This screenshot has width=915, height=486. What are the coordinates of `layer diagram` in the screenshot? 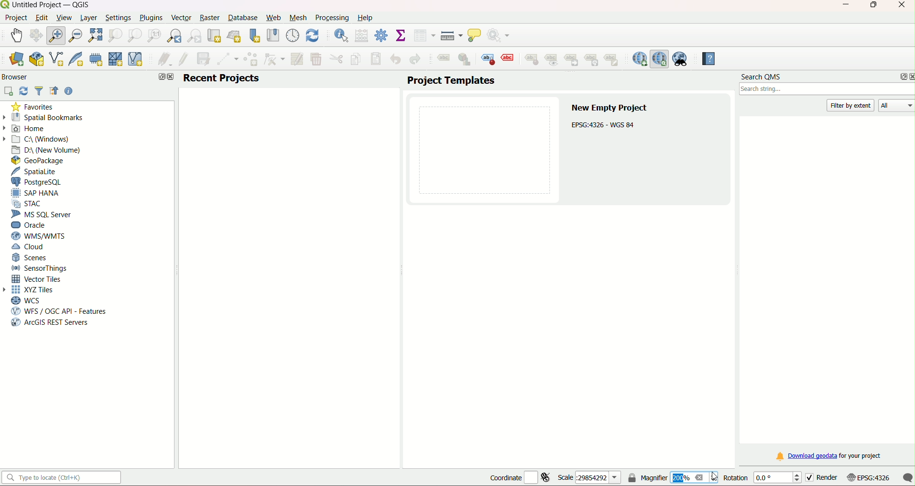 It's located at (465, 60).